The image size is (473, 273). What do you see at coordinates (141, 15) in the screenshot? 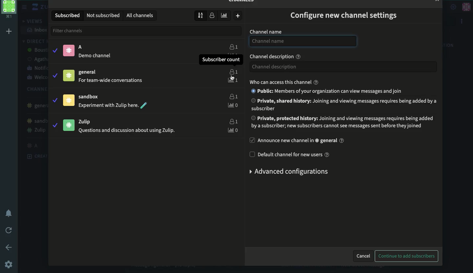
I see `all channels` at bounding box center [141, 15].